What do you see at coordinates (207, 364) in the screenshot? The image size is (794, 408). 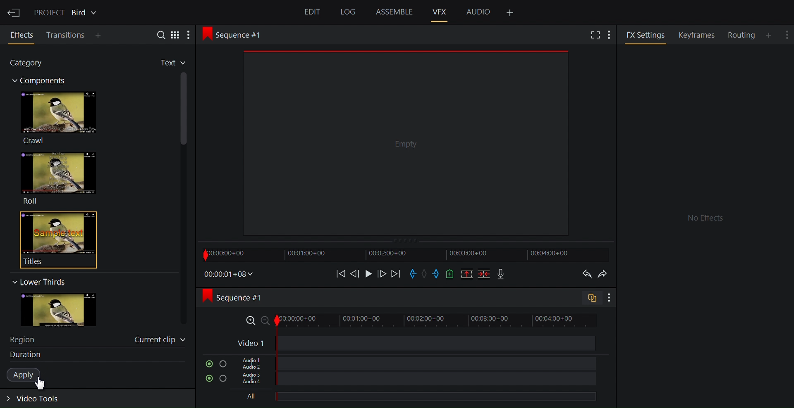 I see `Mute/Unmute` at bounding box center [207, 364].